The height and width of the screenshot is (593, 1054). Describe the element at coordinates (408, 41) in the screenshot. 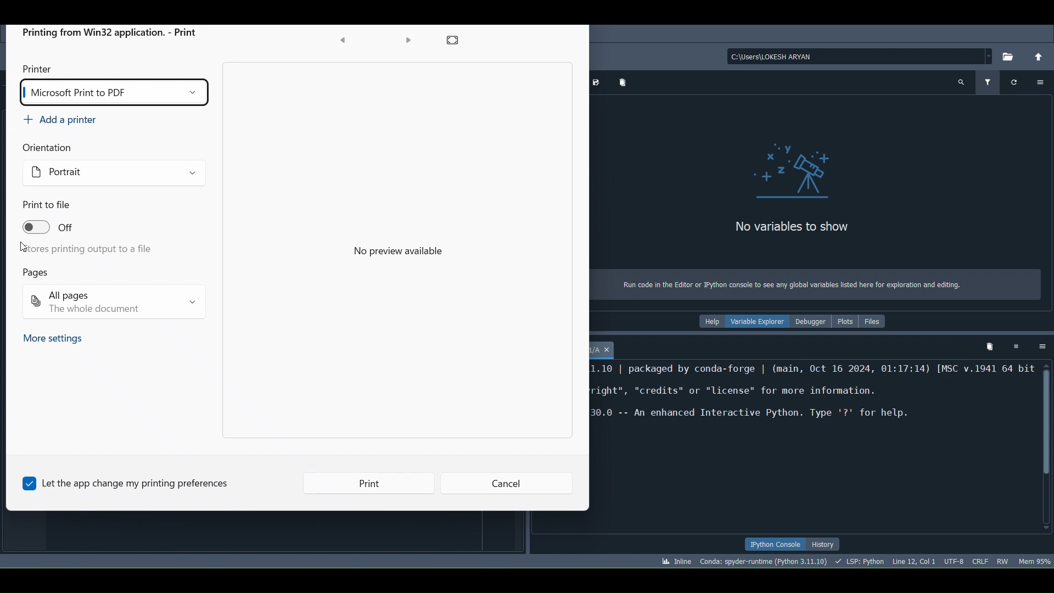

I see `Right` at that location.